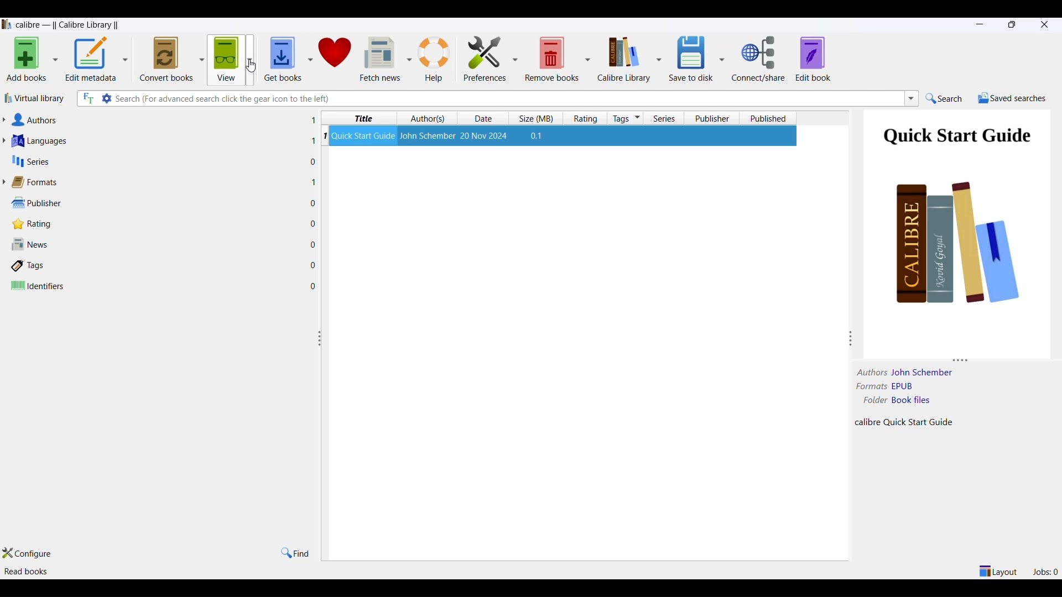  I want to click on preferences options dropdown button, so click(514, 59).